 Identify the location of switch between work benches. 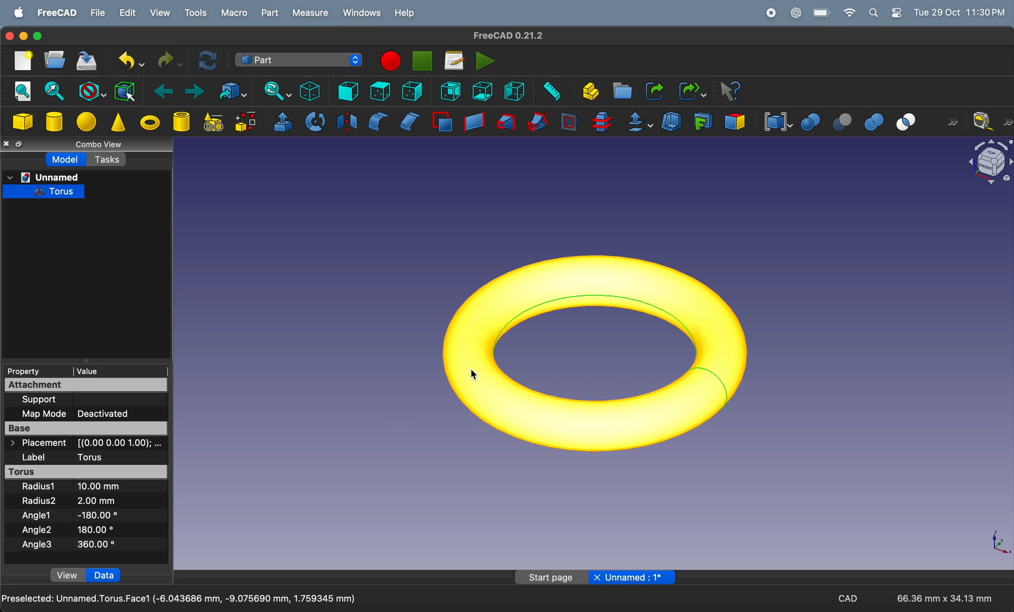
(299, 60).